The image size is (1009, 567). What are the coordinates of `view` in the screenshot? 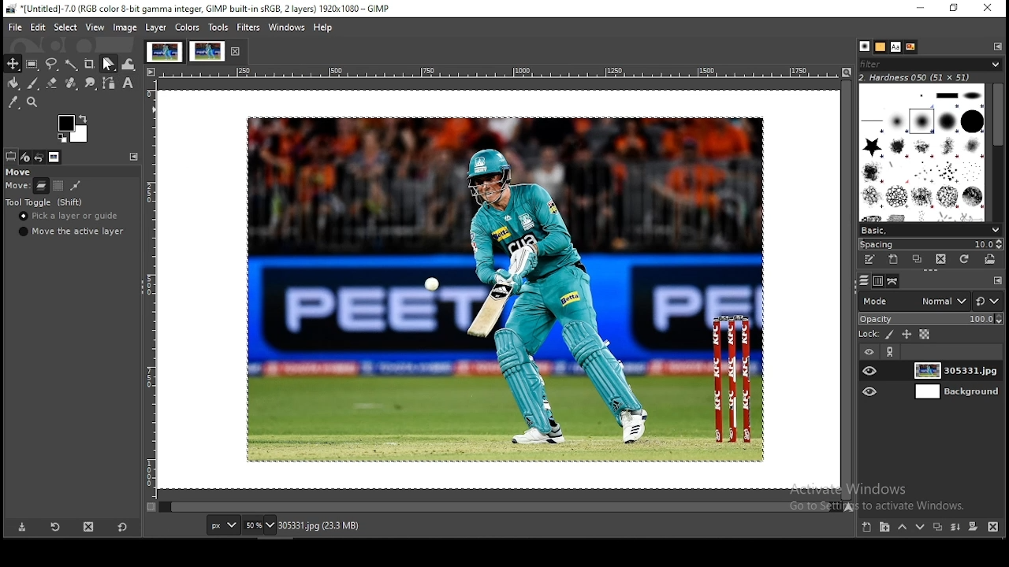 It's located at (95, 28).